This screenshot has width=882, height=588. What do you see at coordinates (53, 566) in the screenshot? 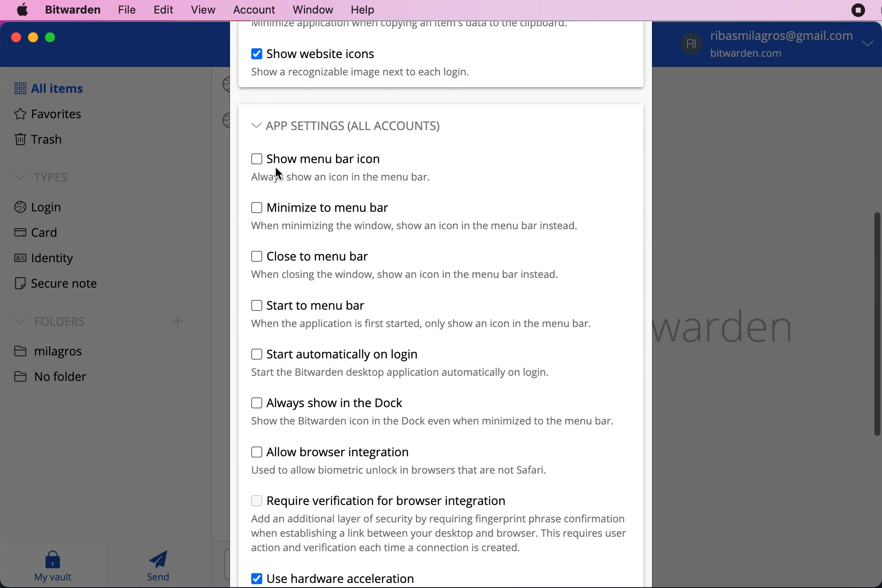
I see `my vault` at bounding box center [53, 566].